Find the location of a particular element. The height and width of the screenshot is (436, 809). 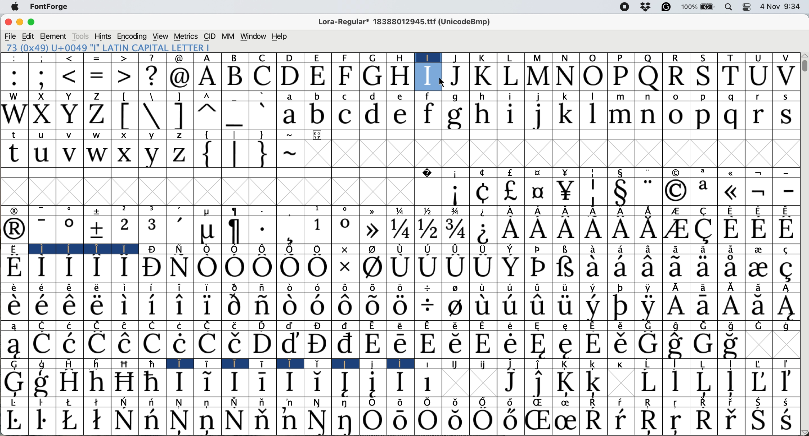

Symbol is located at coordinates (152, 287).